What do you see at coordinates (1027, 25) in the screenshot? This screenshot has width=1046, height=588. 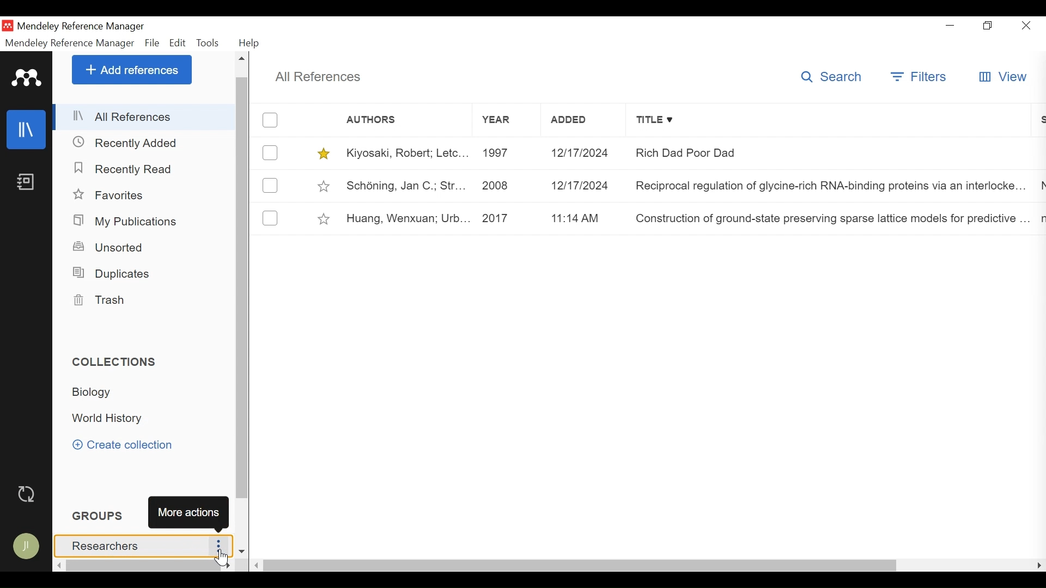 I see `Close` at bounding box center [1027, 25].